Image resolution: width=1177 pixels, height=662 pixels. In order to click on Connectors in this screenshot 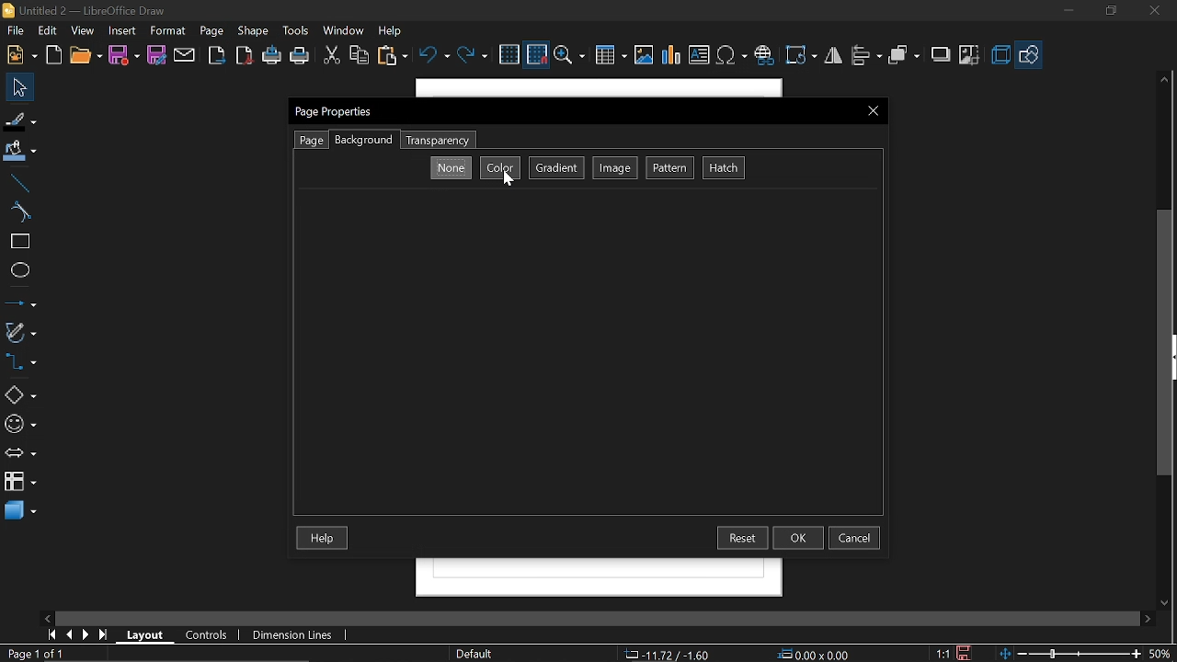, I will do `click(20, 361)`.